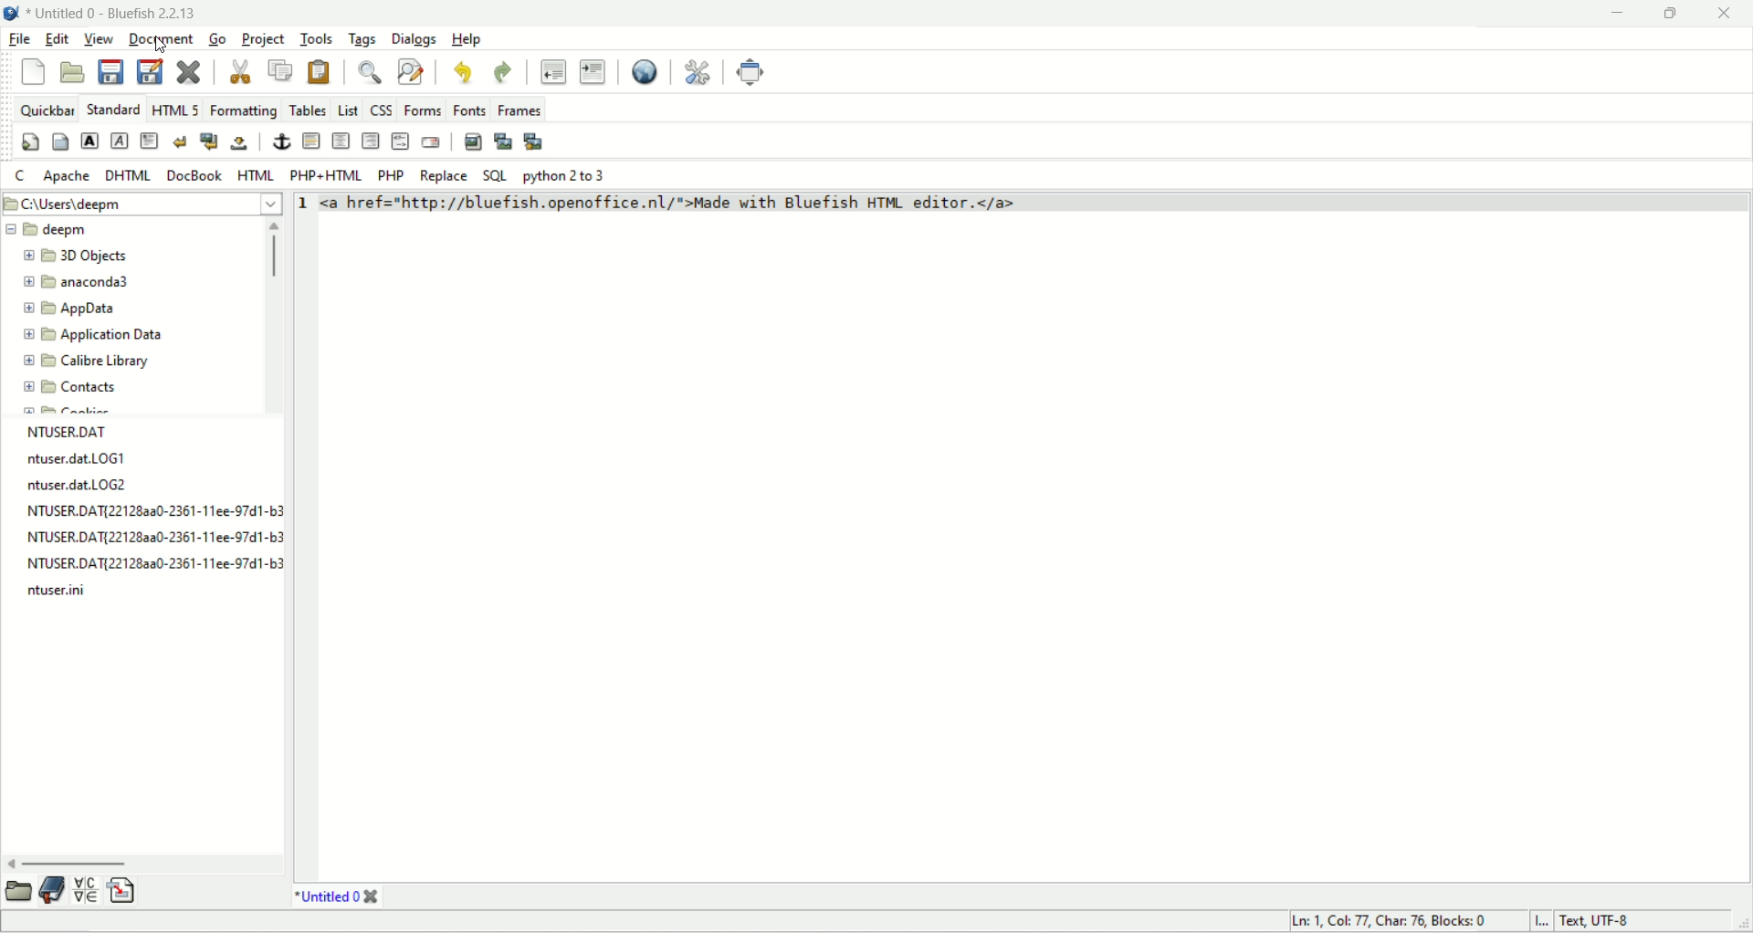 The image size is (1753, 933). I want to click on frames, so click(518, 110).